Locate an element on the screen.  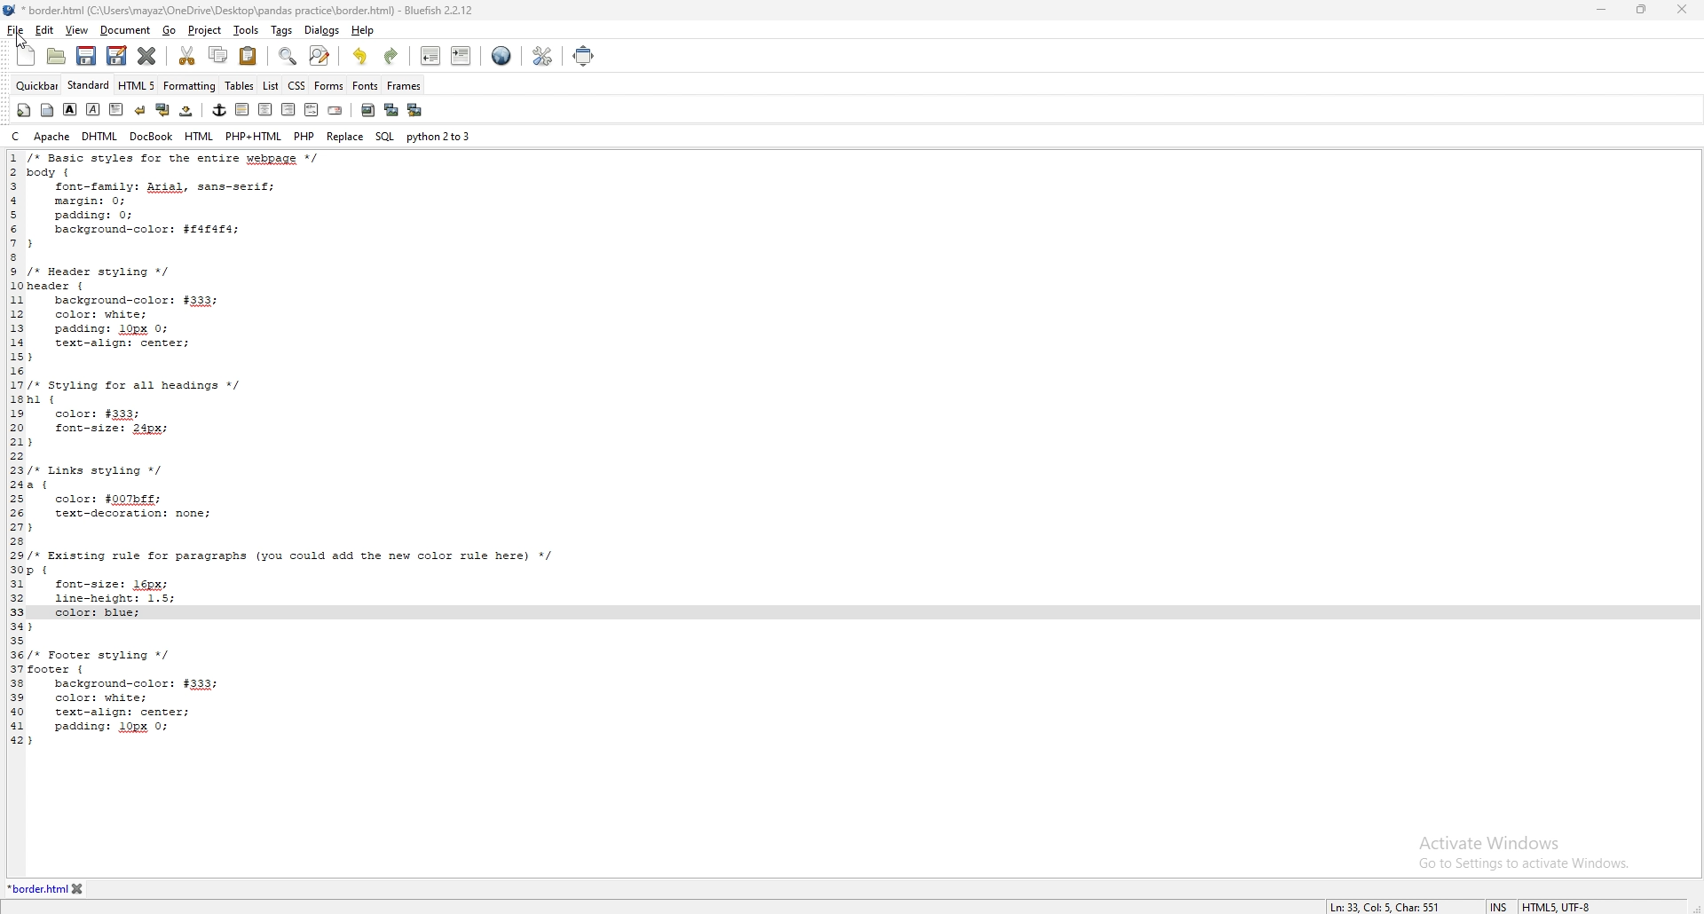
fonts is located at coordinates (366, 86).